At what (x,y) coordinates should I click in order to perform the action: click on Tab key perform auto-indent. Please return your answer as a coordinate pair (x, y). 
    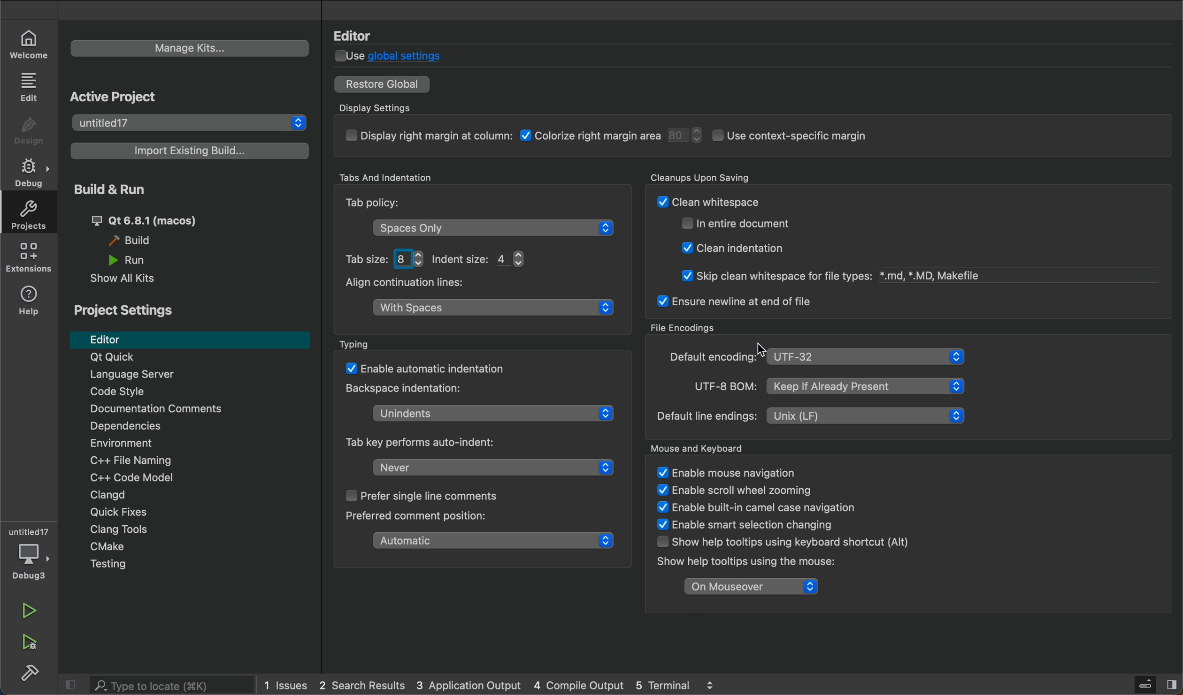
    Looking at the image, I should click on (431, 442).